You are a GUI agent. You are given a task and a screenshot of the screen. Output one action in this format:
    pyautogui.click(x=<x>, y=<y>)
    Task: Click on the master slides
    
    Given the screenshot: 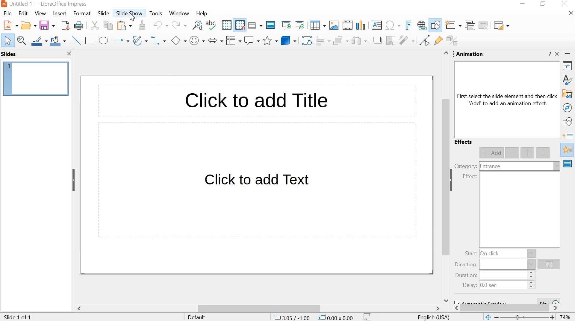 What is the action you would take?
    pyautogui.click(x=568, y=163)
    